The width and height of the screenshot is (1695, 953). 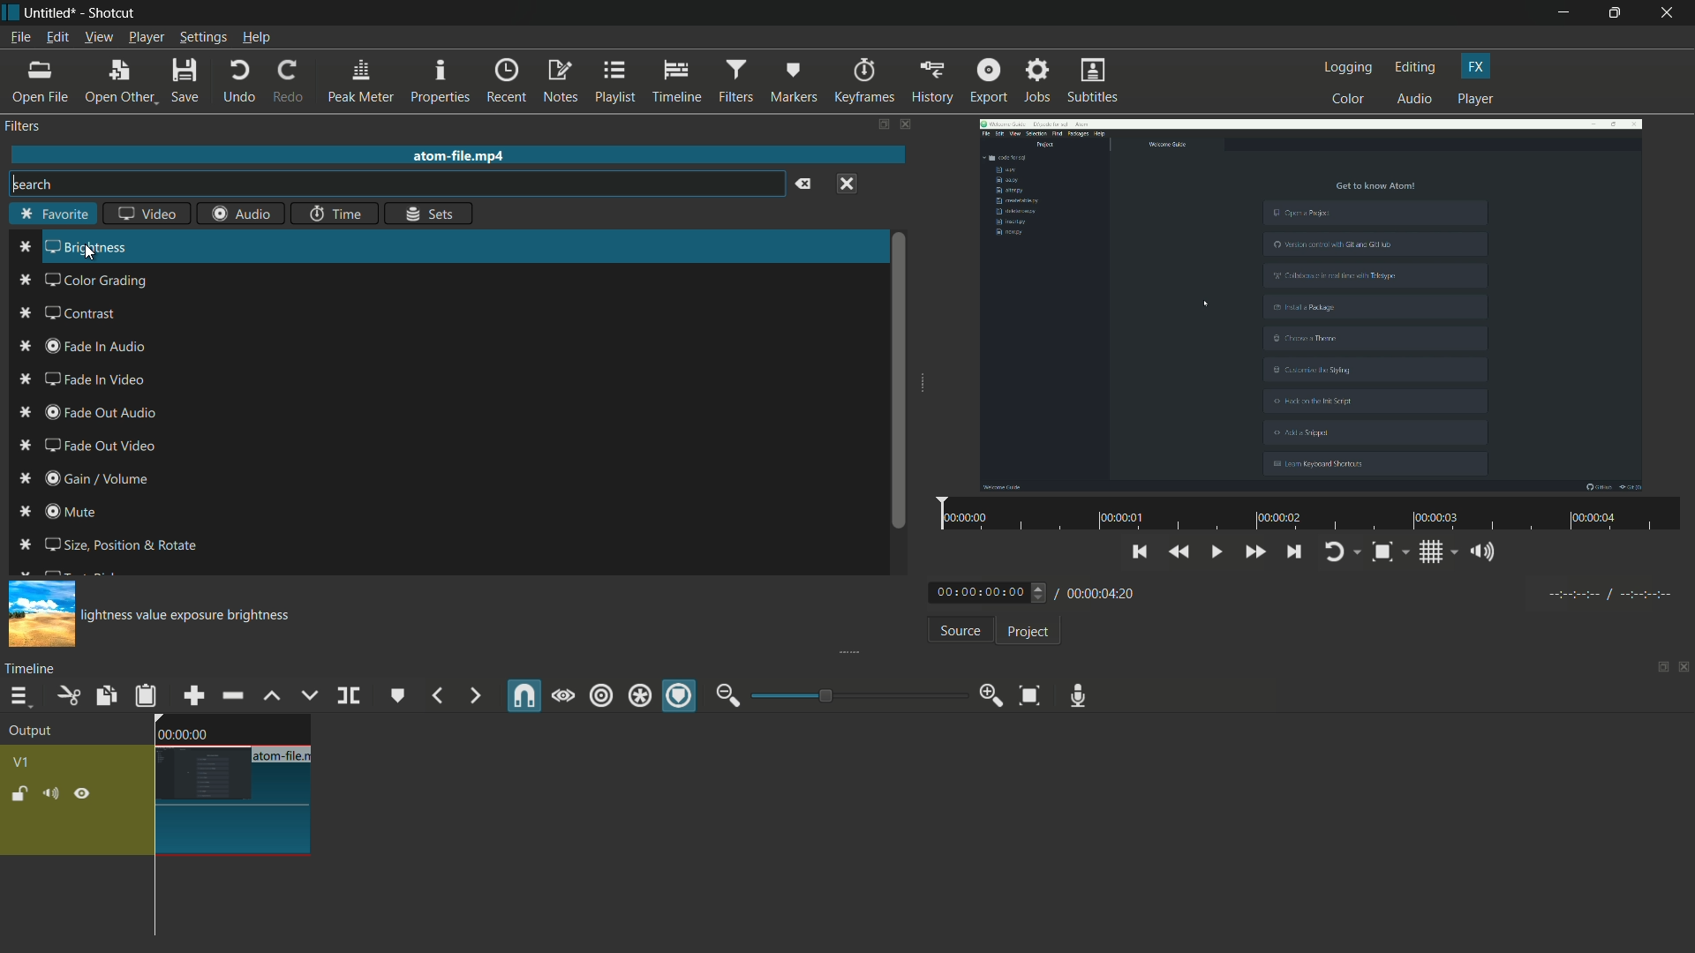 What do you see at coordinates (1311, 303) in the screenshot?
I see `video` at bounding box center [1311, 303].